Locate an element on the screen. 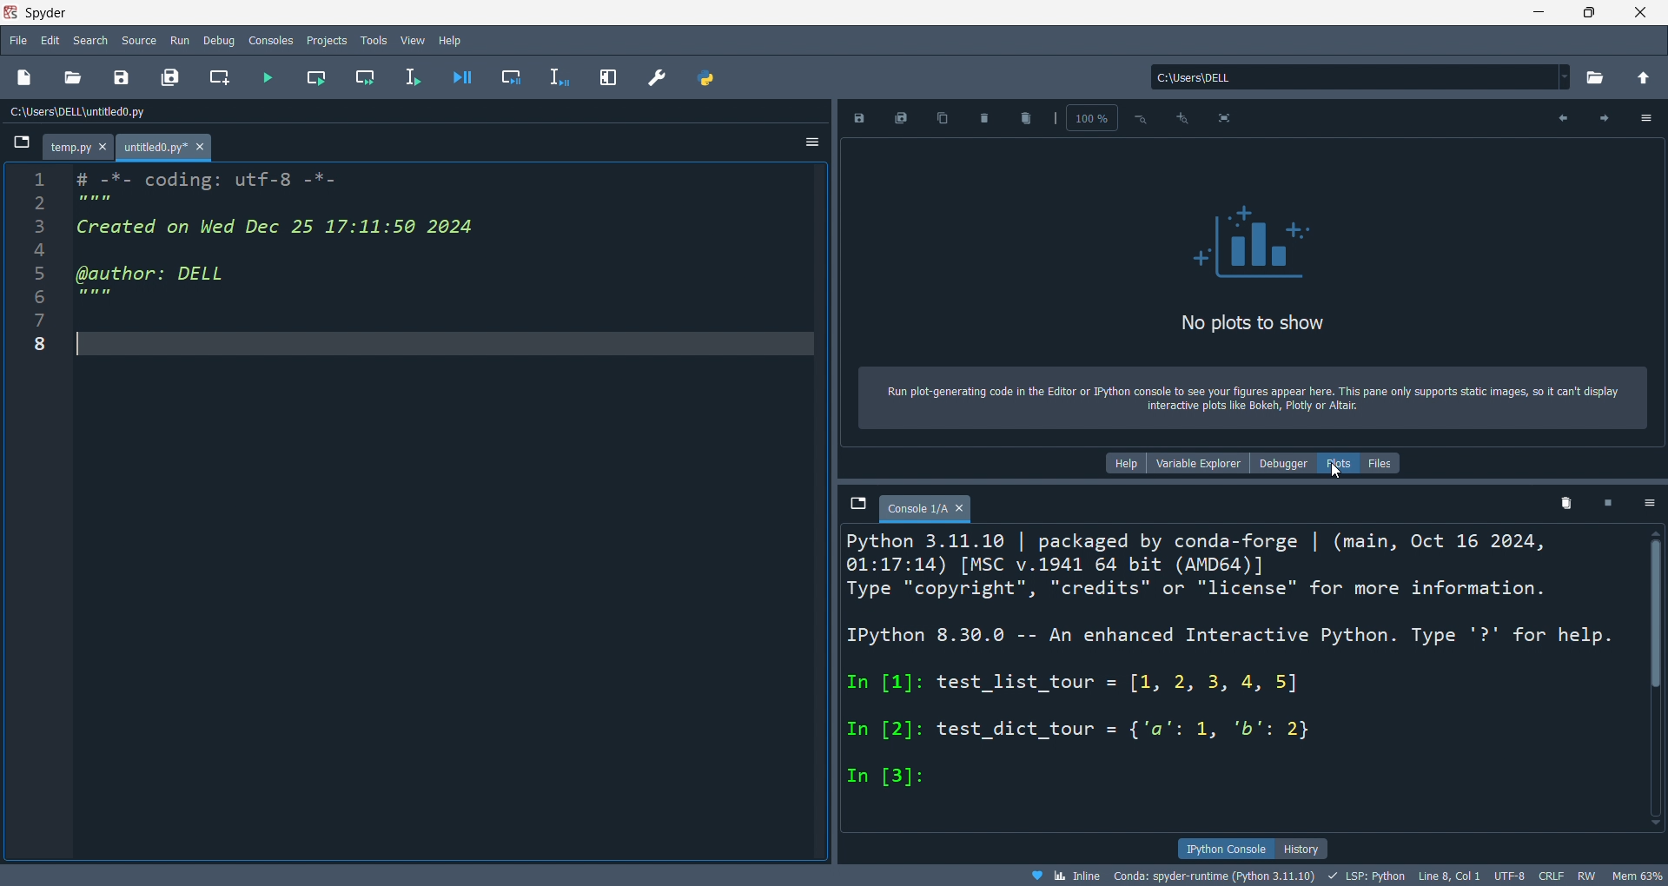  plots  is located at coordinates (1341, 463).